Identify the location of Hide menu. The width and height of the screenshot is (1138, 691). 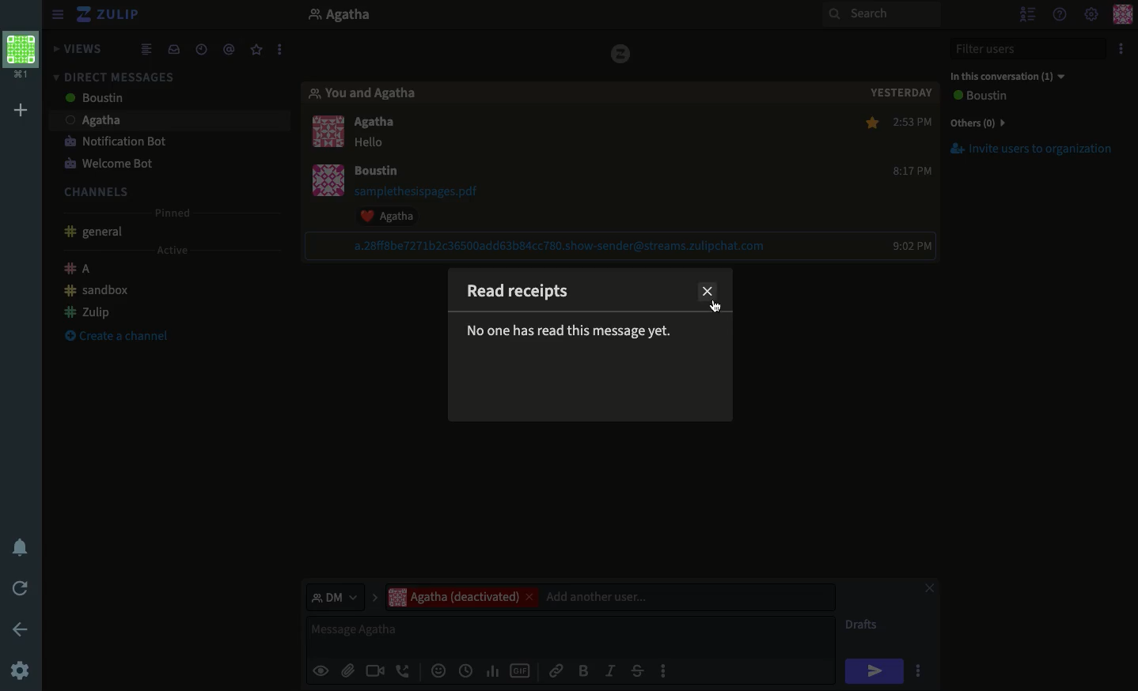
(58, 13).